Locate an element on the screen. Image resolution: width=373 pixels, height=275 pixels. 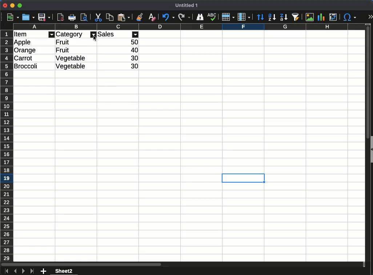
cut is located at coordinates (99, 17).